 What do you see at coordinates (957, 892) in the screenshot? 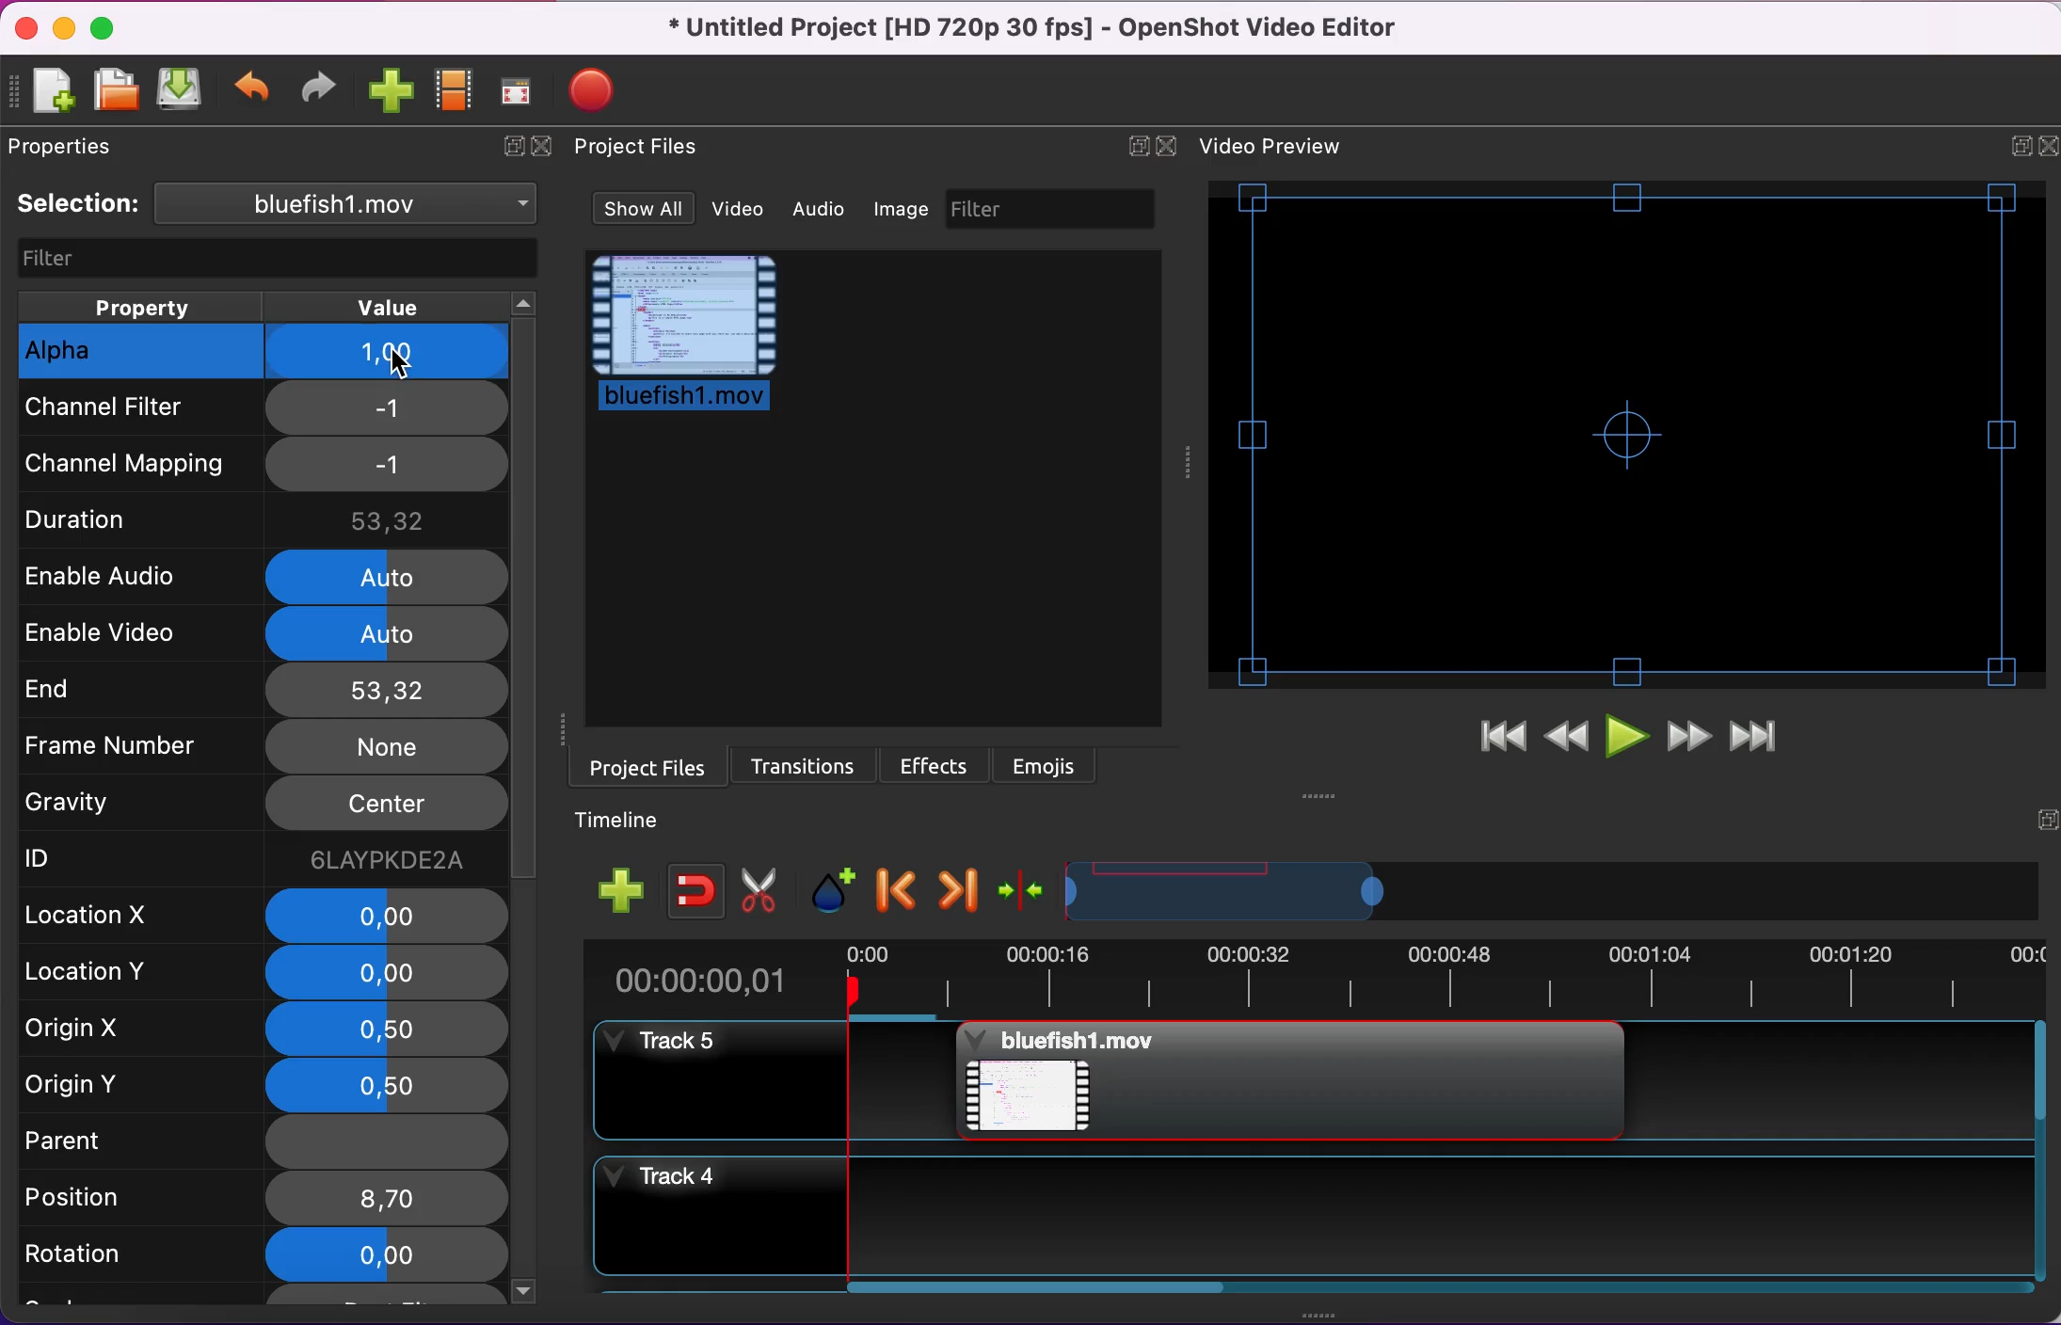
I see `next marker` at bounding box center [957, 892].